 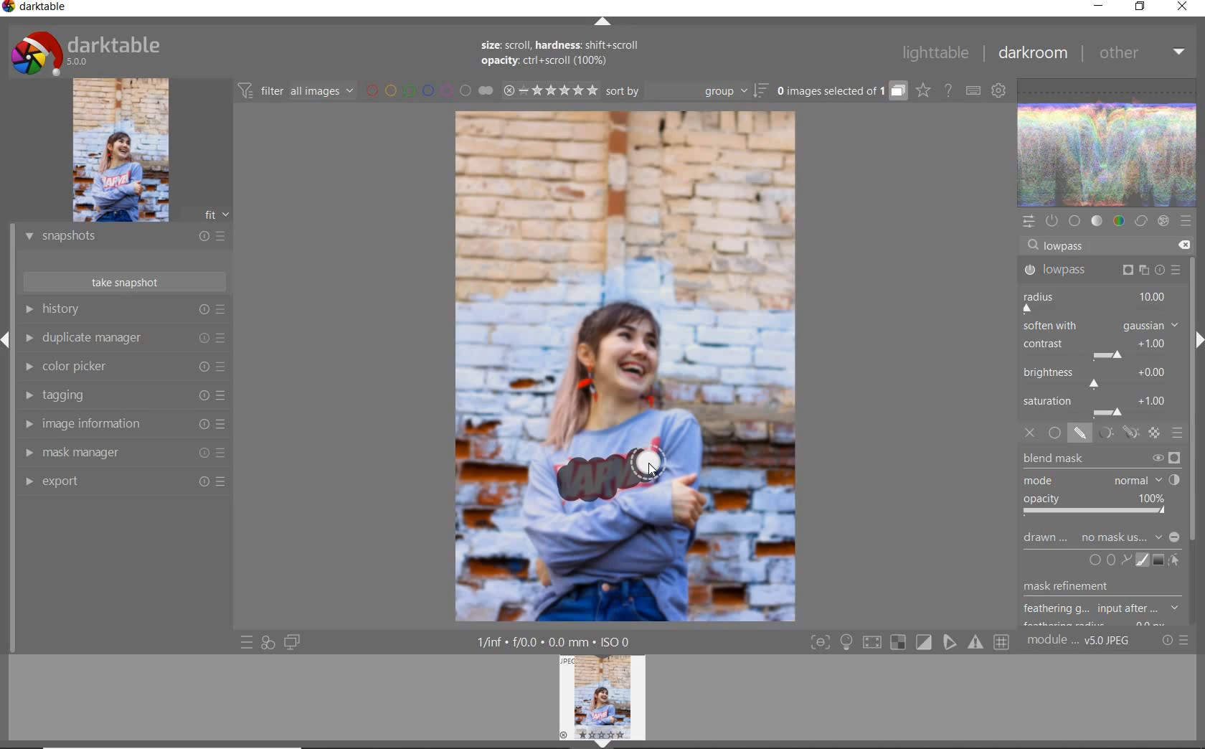 What do you see at coordinates (949, 90) in the screenshot?
I see `enable online help` at bounding box center [949, 90].